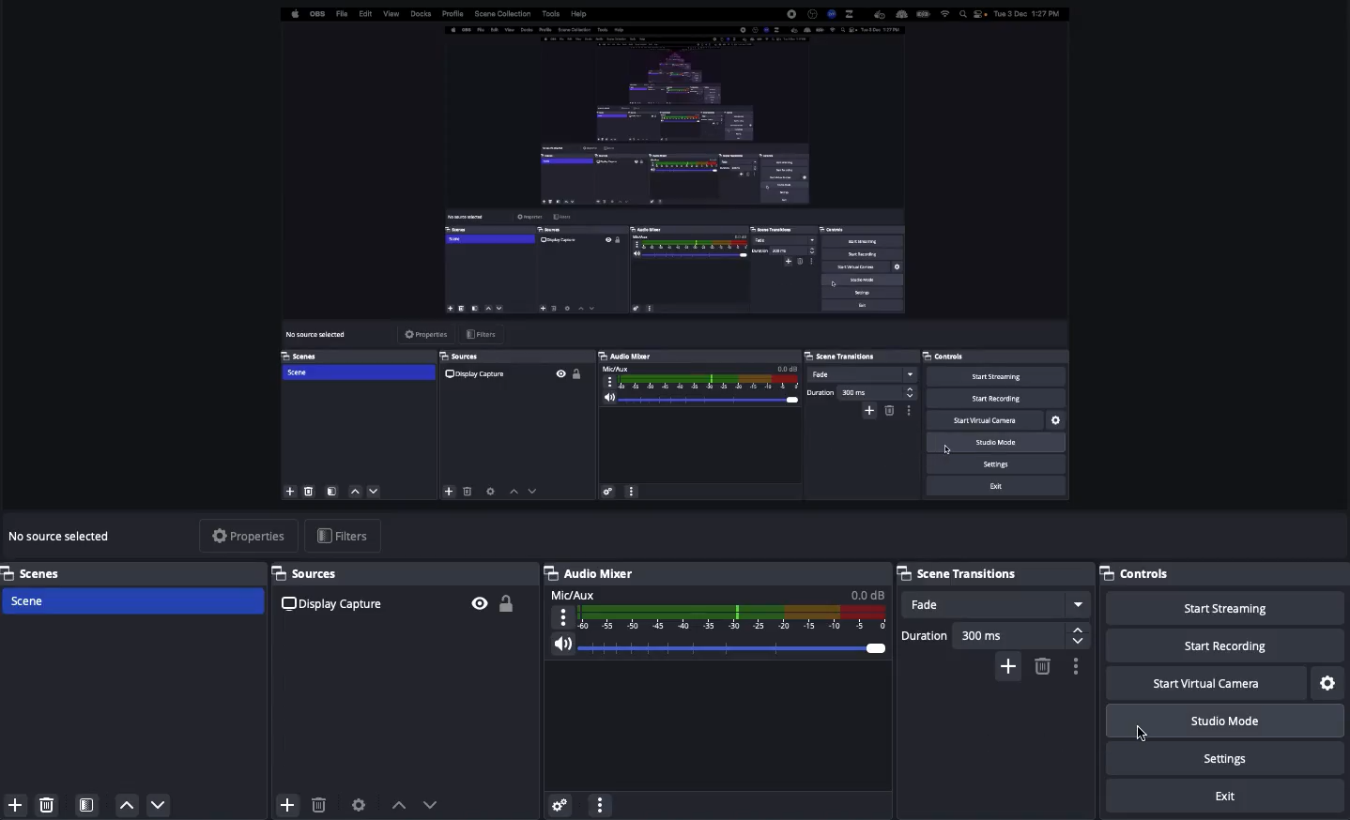  I want to click on Mic/Aux, so click(715, 611).